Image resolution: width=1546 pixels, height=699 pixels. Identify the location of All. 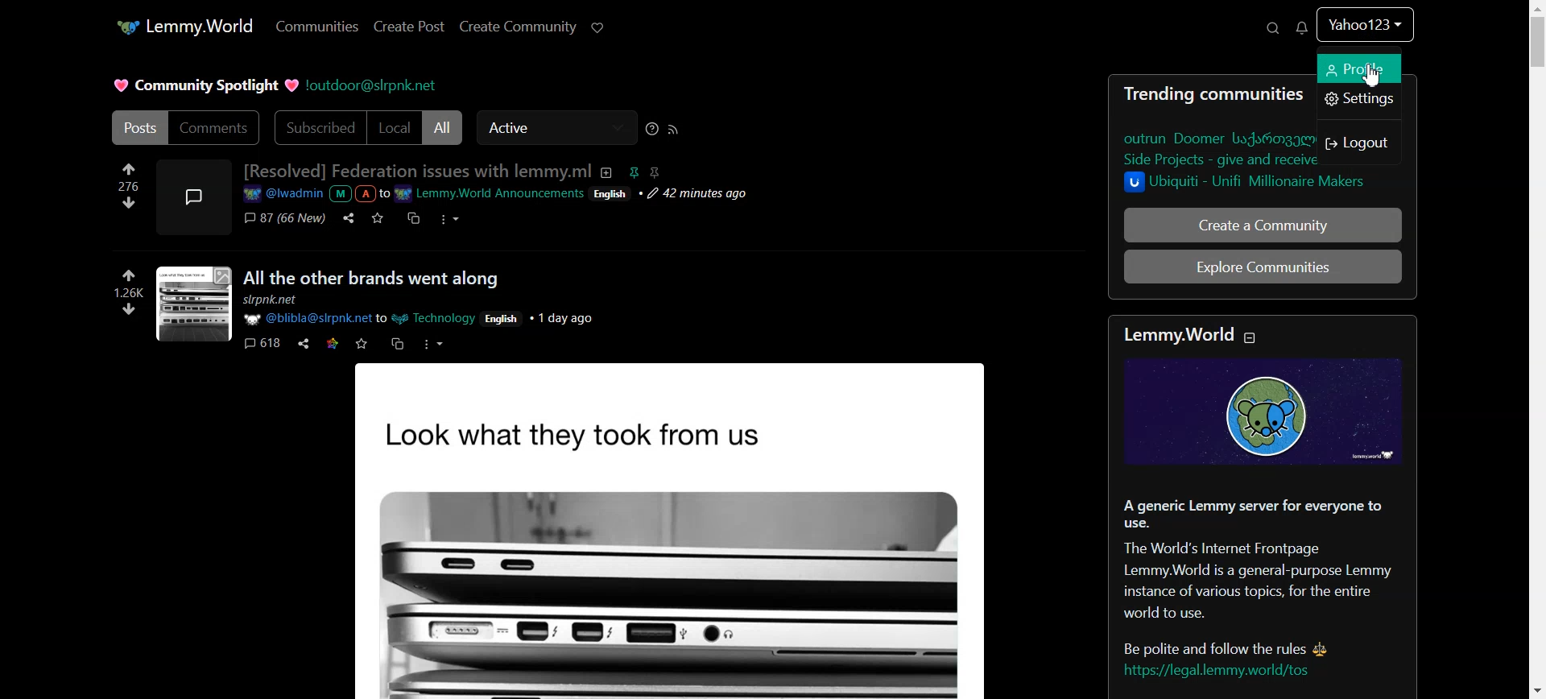
(444, 127).